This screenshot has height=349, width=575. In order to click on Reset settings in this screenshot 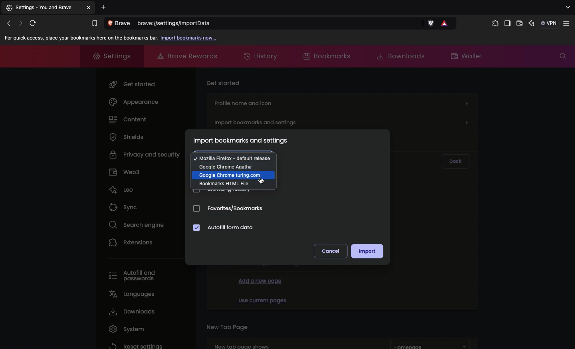, I will do `click(135, 345)`.